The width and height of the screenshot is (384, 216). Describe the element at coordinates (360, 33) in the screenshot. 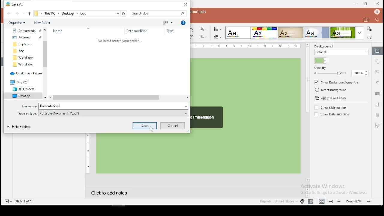

I see `more color theme` at that location.